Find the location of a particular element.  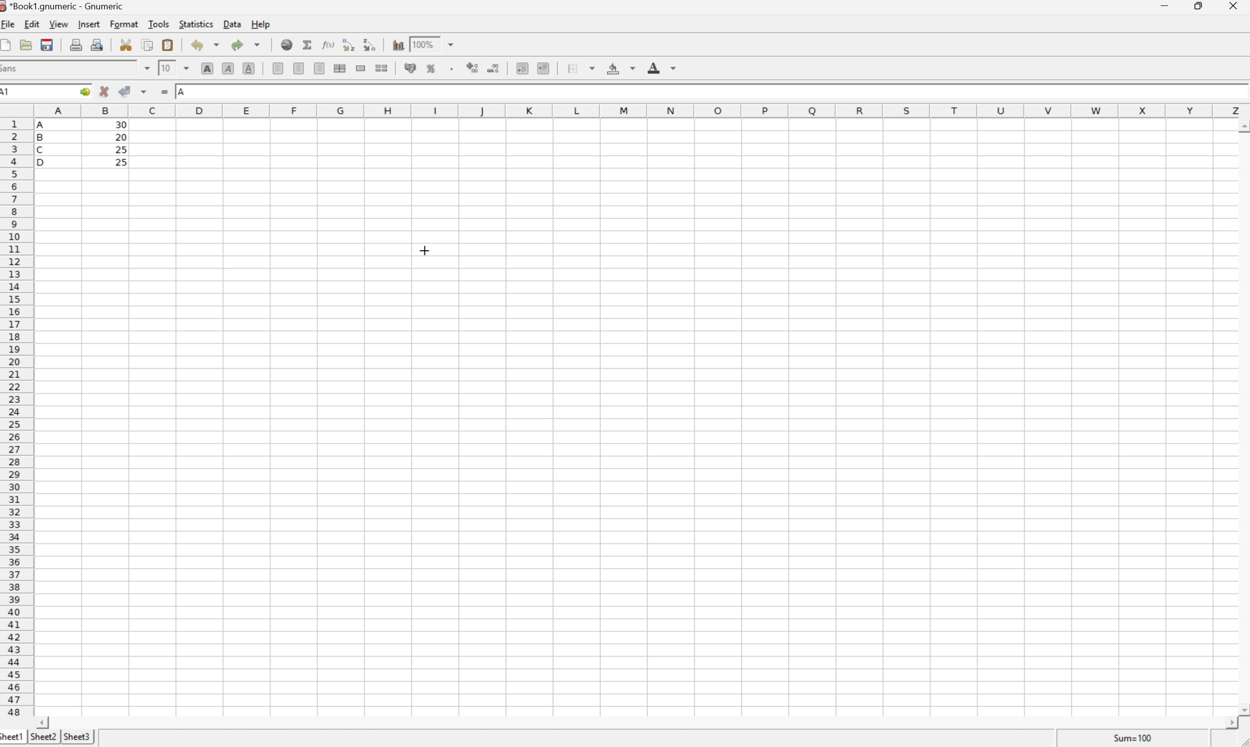

Help is located at coordinates (261, 24).